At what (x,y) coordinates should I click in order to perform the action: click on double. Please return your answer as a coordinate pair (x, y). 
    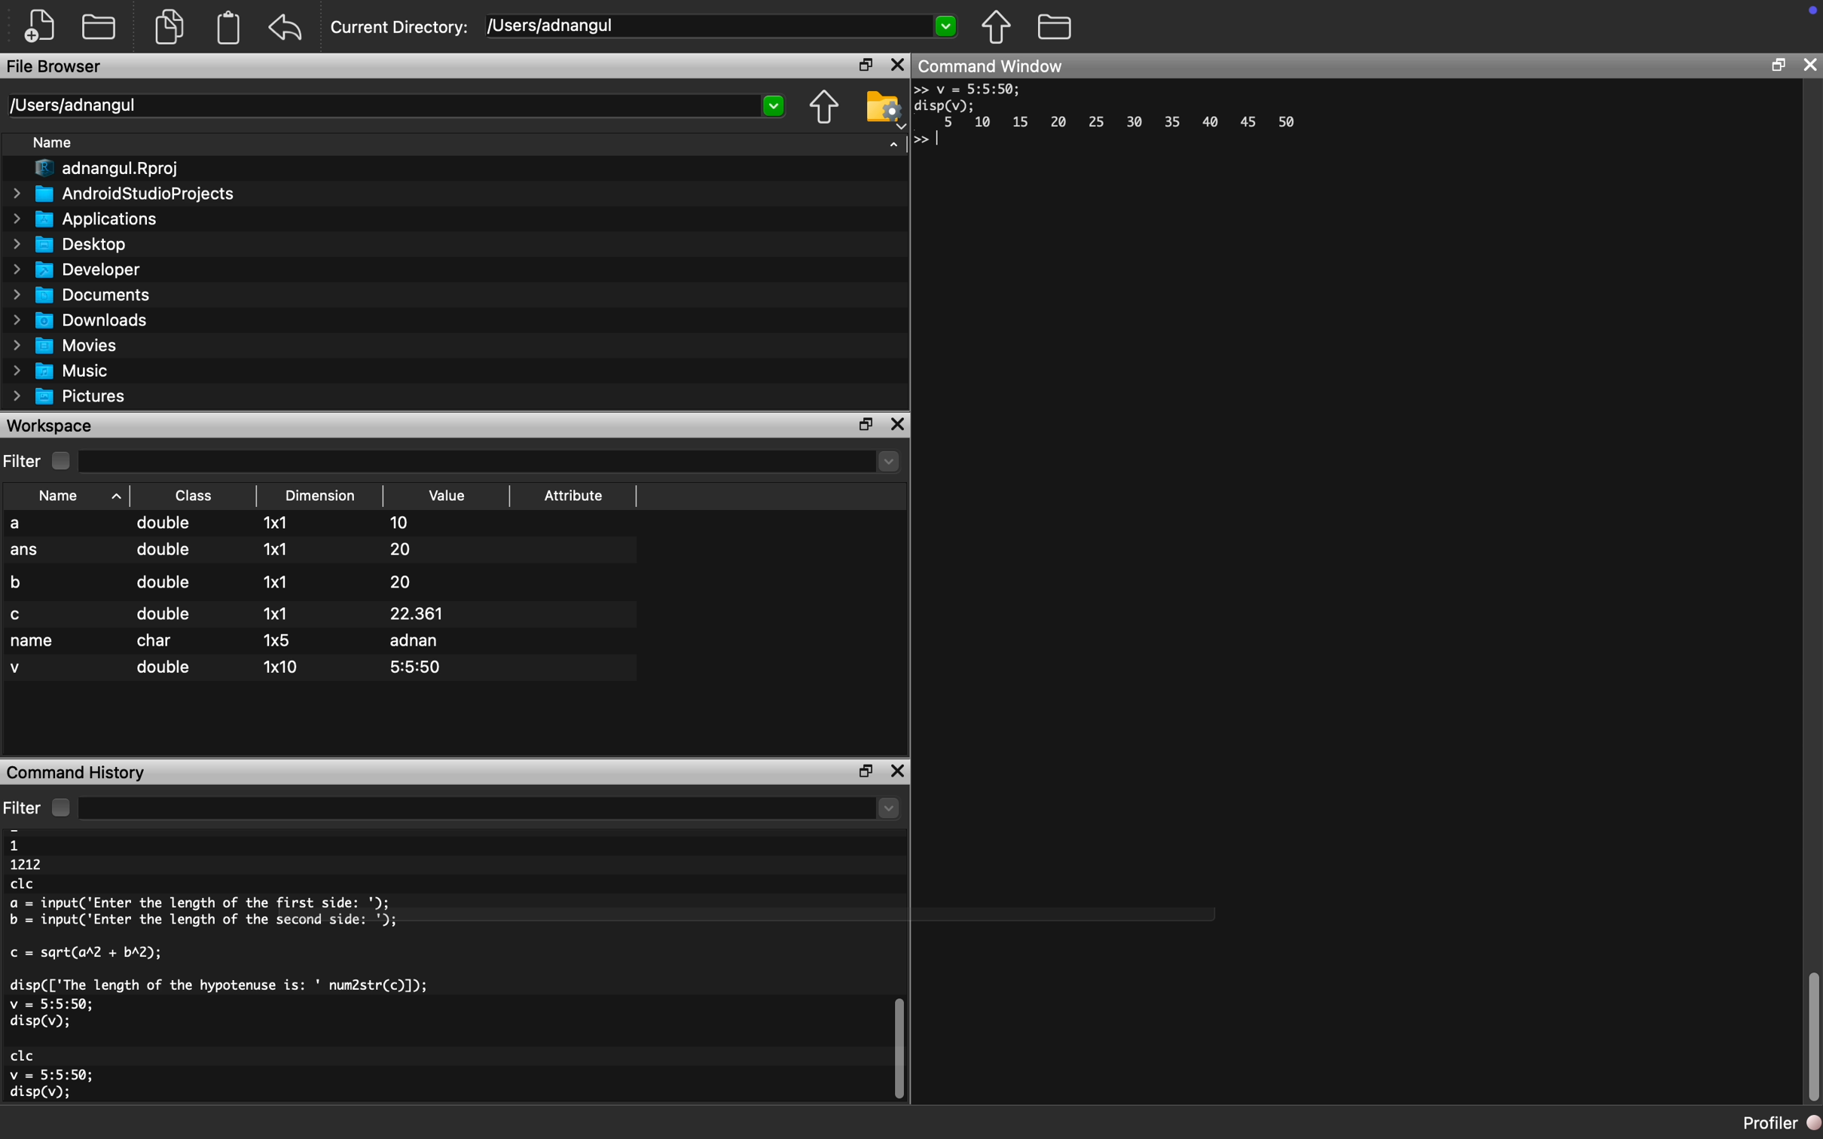
    Looking at the image, I should click on (166, 668).